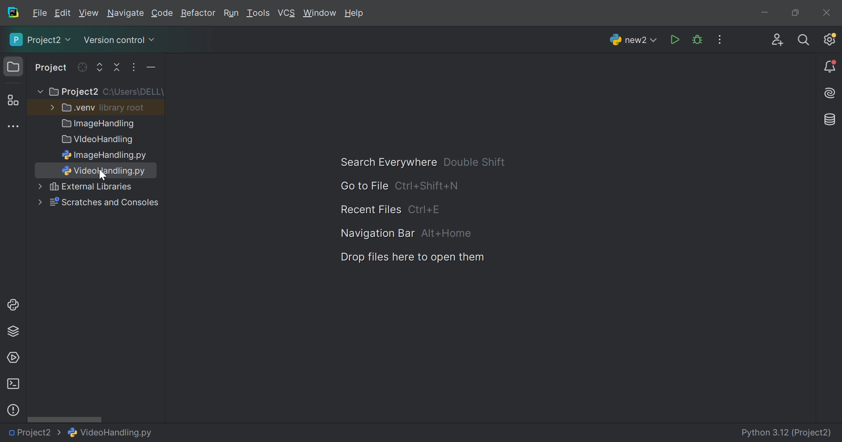 The image size is (842, 442). What do you see at coordinates (778, 41) in the screenshot?
I see `Code with me` at bounding box center [778, 41].